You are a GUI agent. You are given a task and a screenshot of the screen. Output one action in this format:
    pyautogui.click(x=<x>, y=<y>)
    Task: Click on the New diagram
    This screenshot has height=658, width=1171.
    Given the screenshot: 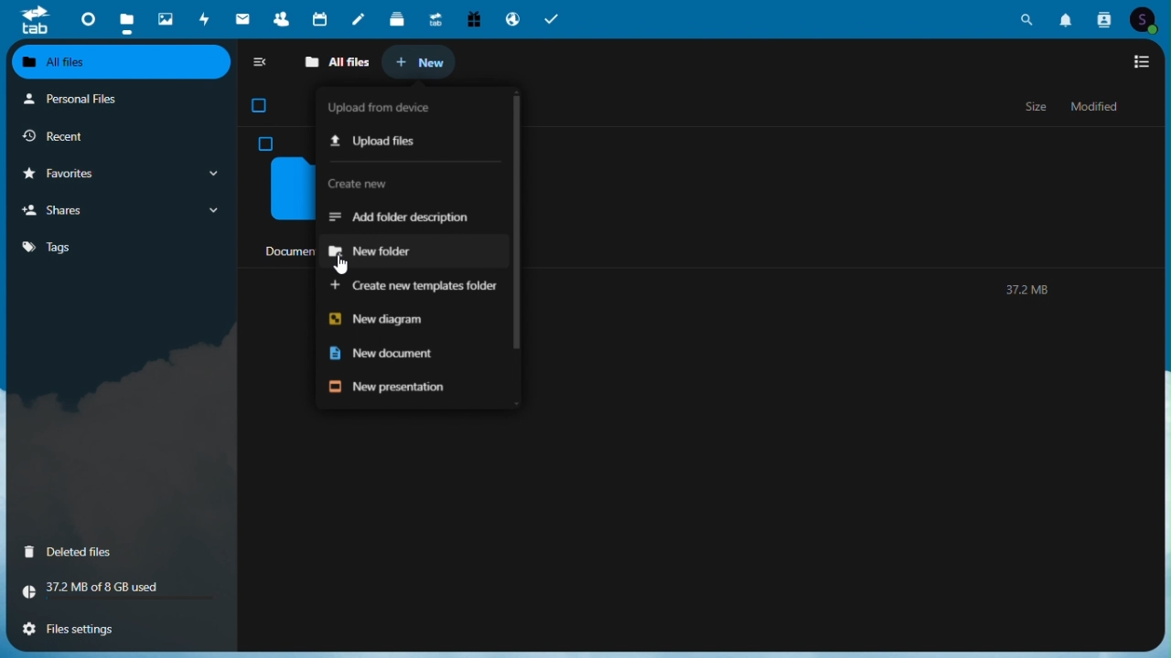 What is the action you would take?
    pyautogui.click(x=380, y=320)
    